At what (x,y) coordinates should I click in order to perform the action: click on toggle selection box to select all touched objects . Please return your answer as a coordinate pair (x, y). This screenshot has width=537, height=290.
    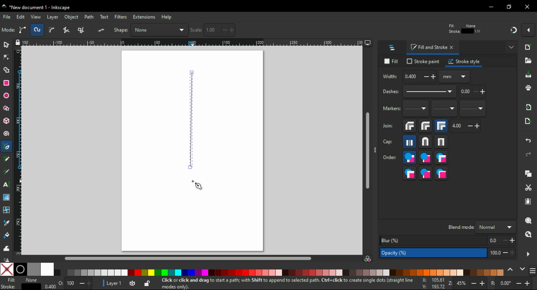
    Looking at the image, I should click on (52, 30).